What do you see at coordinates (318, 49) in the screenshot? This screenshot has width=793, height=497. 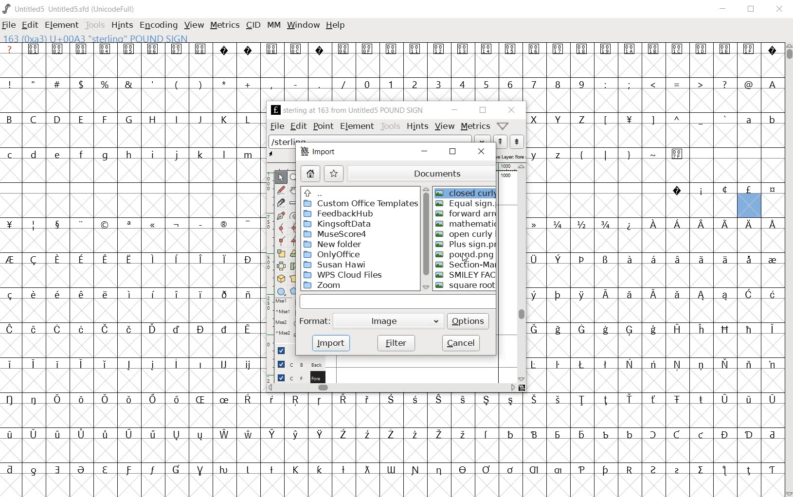 I see `Symbol` at bounding box center [318, 49].